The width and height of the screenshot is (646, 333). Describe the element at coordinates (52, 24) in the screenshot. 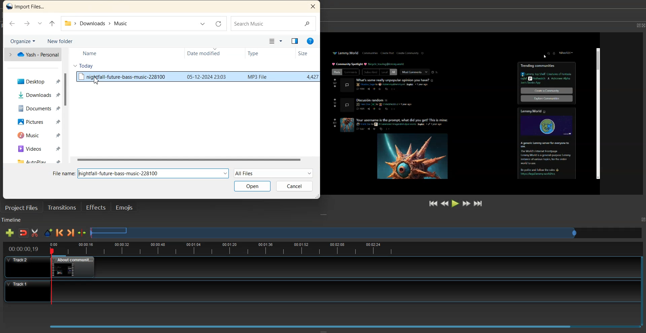

I see `Up to Last file` at that location.